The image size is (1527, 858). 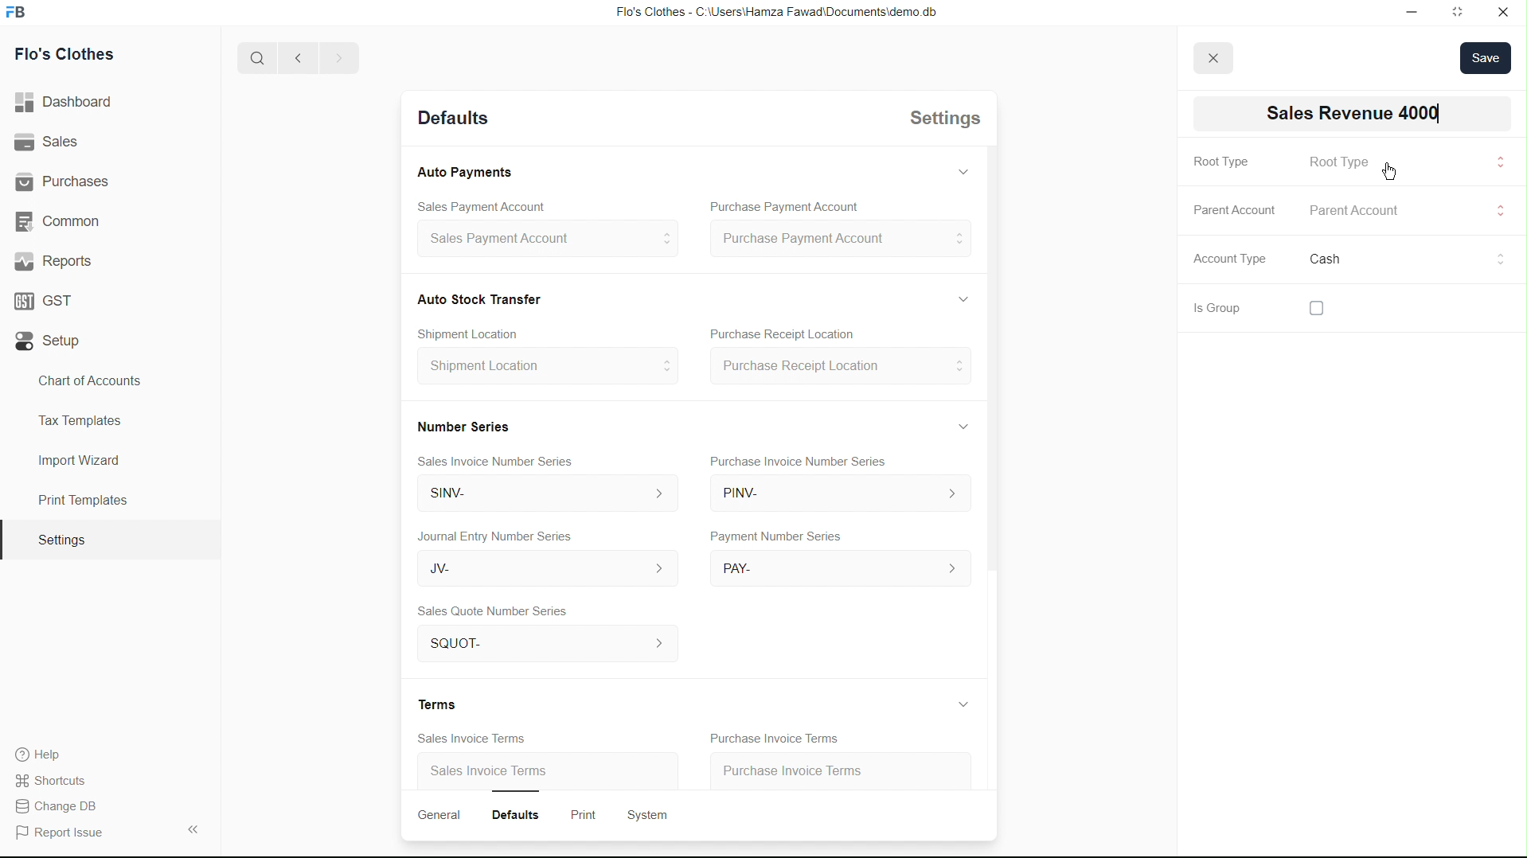 I want to click on Is Group, so click(x=1210, y=310).